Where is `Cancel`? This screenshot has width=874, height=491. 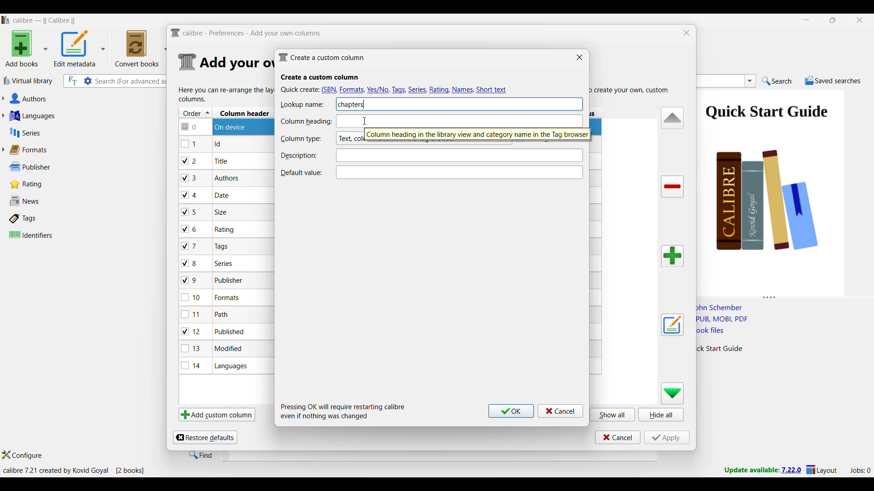 Cancel is located at coordinates (618, 437).